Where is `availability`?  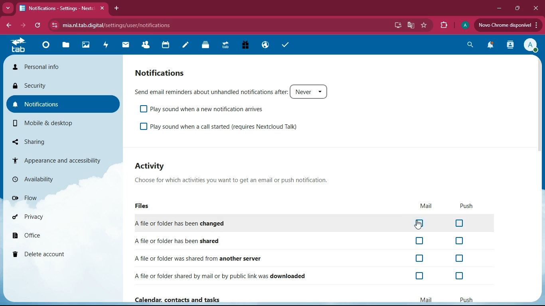
availability is located at coordinates (45, 178).